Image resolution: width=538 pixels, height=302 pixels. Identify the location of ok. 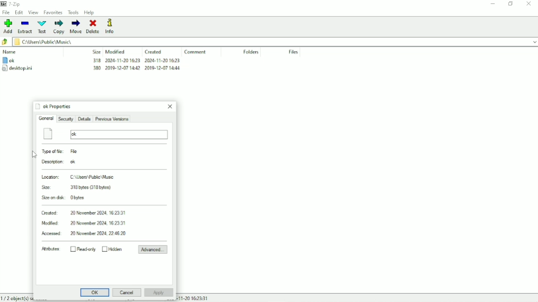
(106, 134).